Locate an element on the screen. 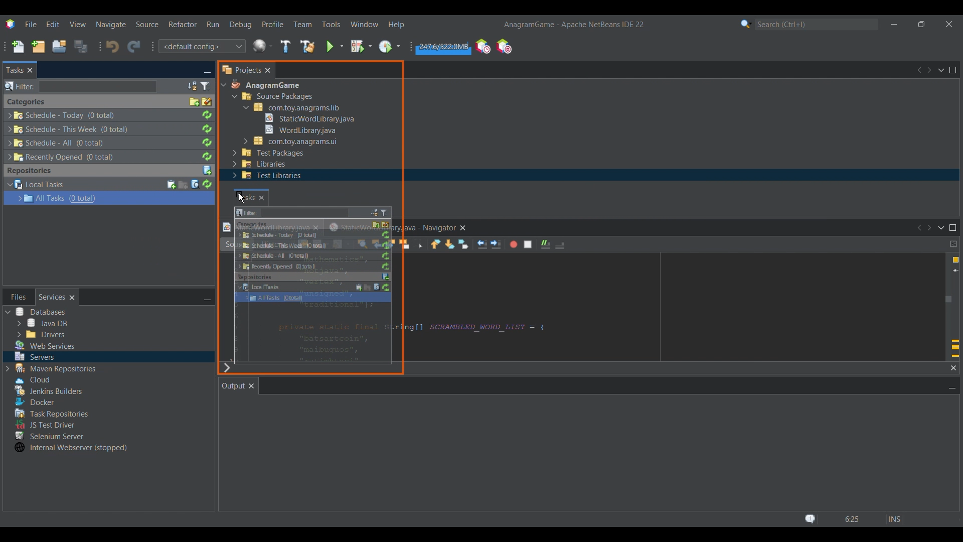 This screenshot has width=963, height=542. Toggle bookmark is located at coordinates (463, 244).